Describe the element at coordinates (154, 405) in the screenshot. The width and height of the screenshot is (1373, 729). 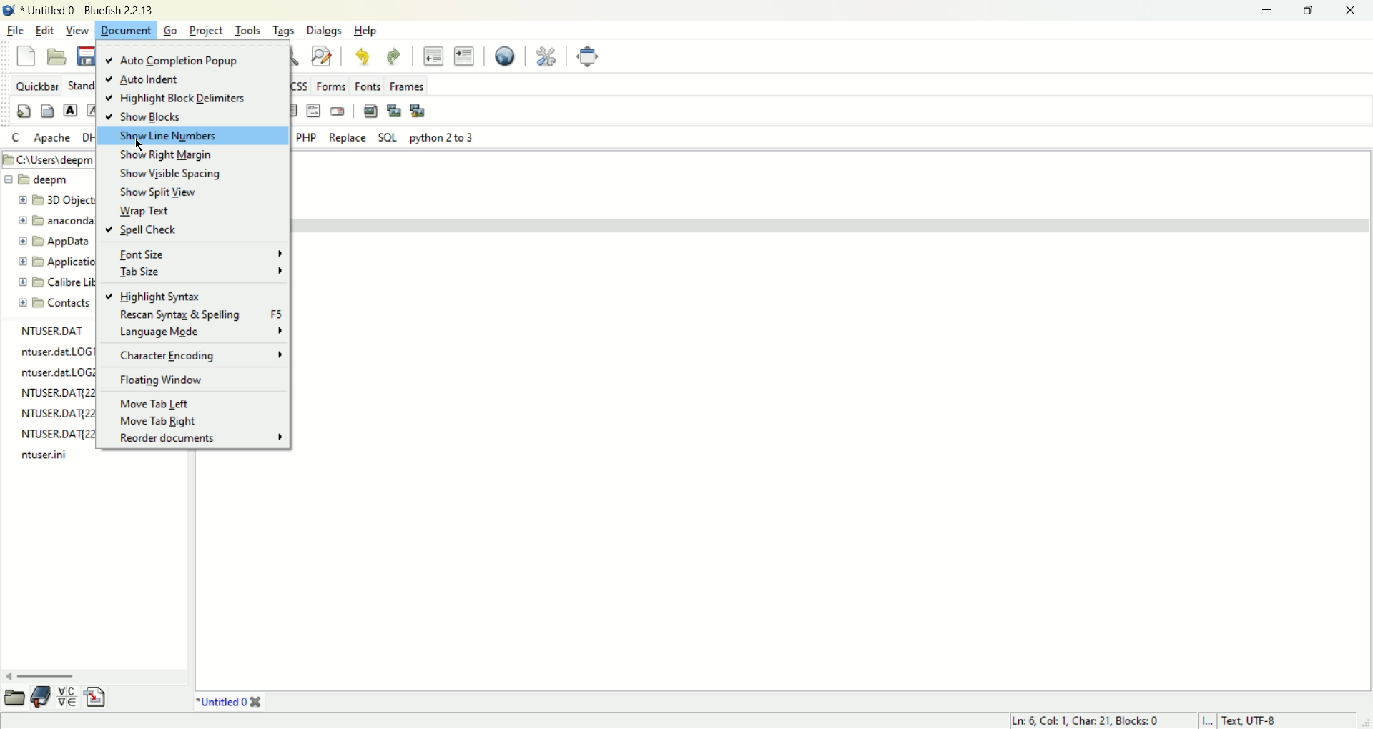
I see `move tab left` at that location.